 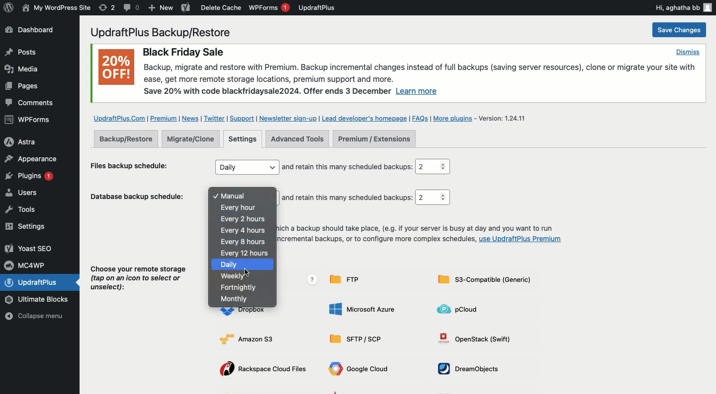 What do you see at coordinates (107, 7) in the screenshot?
I see `Revision` at bounding box center [107, 7].